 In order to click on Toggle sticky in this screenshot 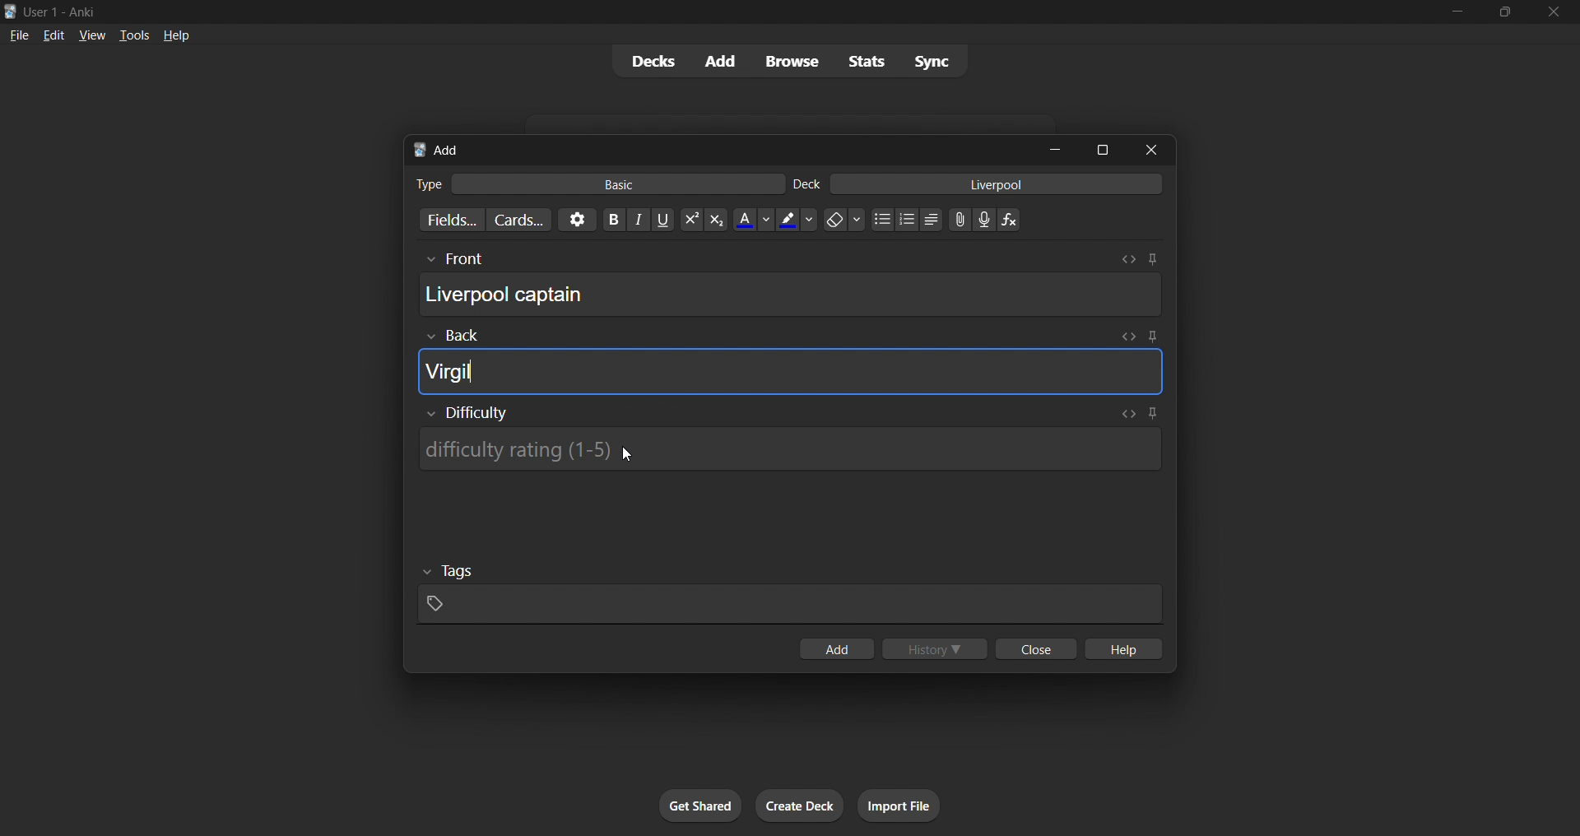, I will do `click(1150, 338)`.